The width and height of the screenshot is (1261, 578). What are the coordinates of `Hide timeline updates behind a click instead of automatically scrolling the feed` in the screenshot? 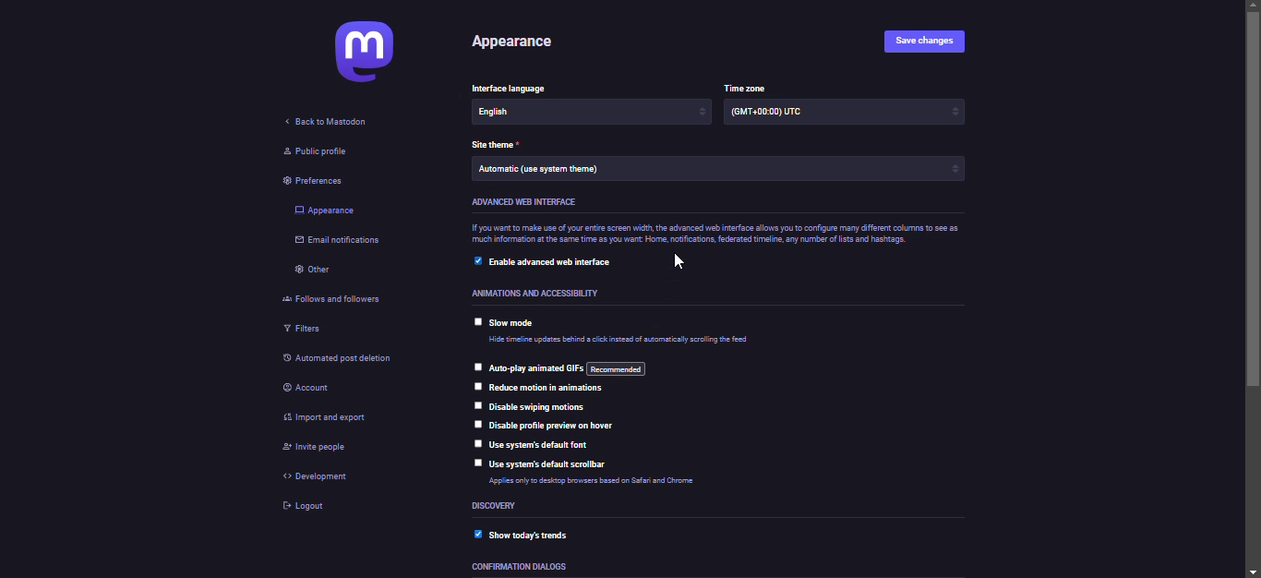 It's located at (618, 340).